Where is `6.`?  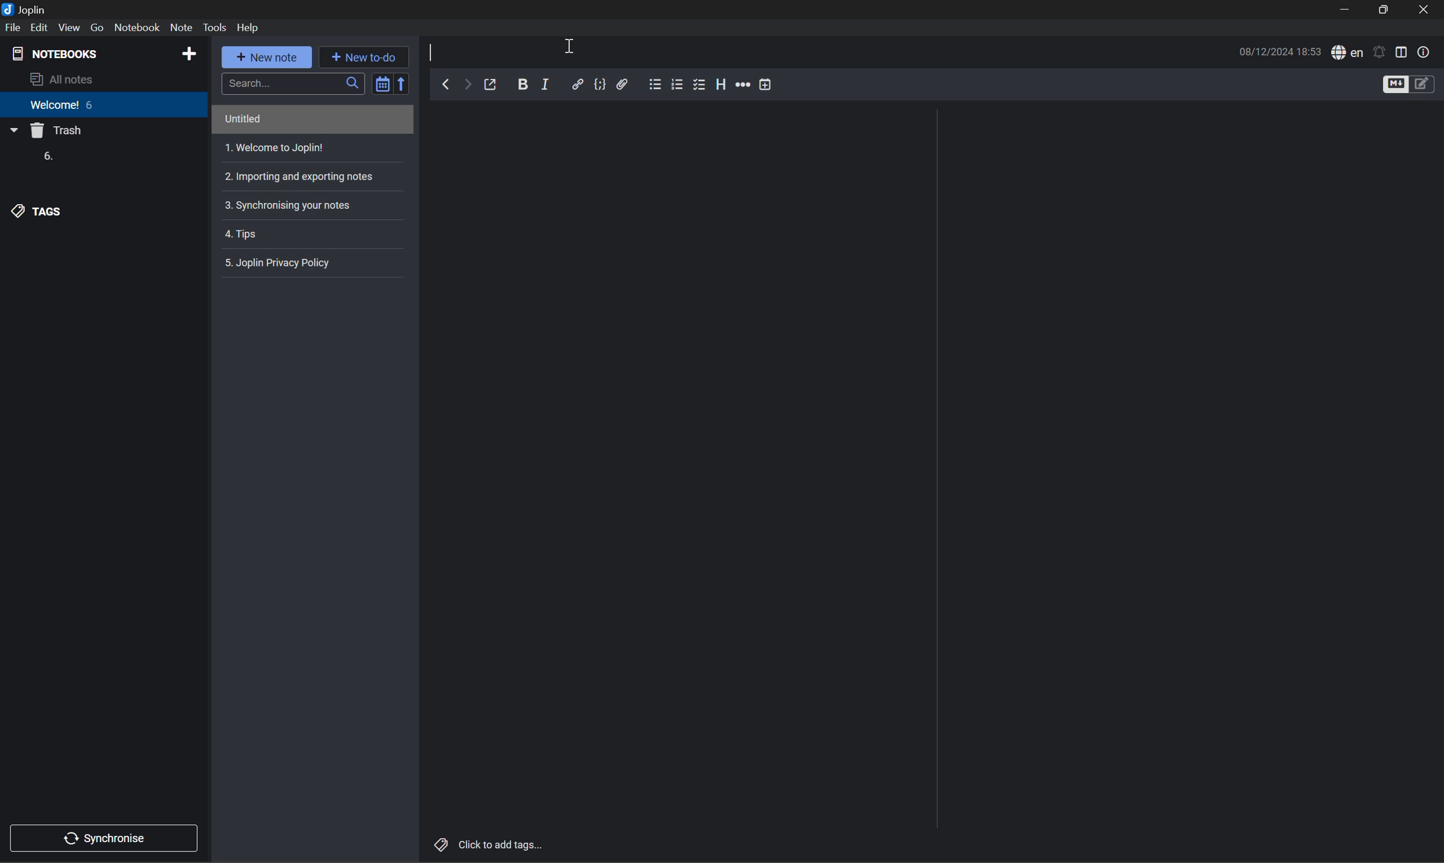
6. is located at coordinates (46, 157).